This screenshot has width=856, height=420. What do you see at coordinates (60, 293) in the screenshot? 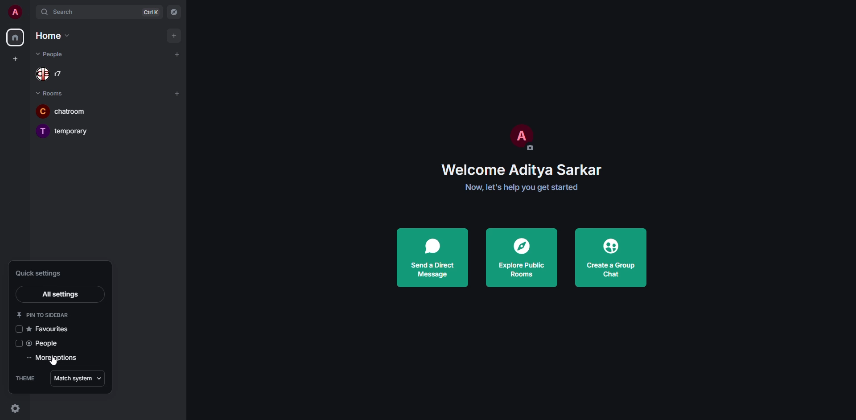
I see `all settings` at bounding box center [60, 293].